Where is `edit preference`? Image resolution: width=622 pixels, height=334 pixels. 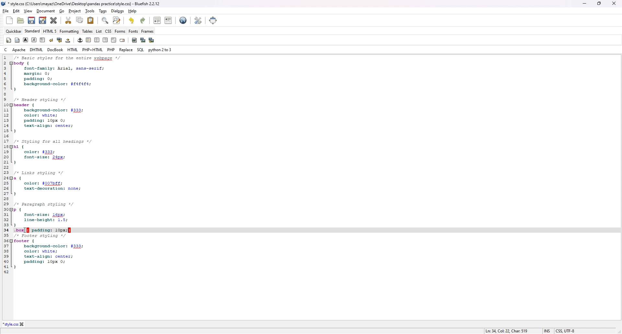 edit preference is located at coordinates (198, 21).